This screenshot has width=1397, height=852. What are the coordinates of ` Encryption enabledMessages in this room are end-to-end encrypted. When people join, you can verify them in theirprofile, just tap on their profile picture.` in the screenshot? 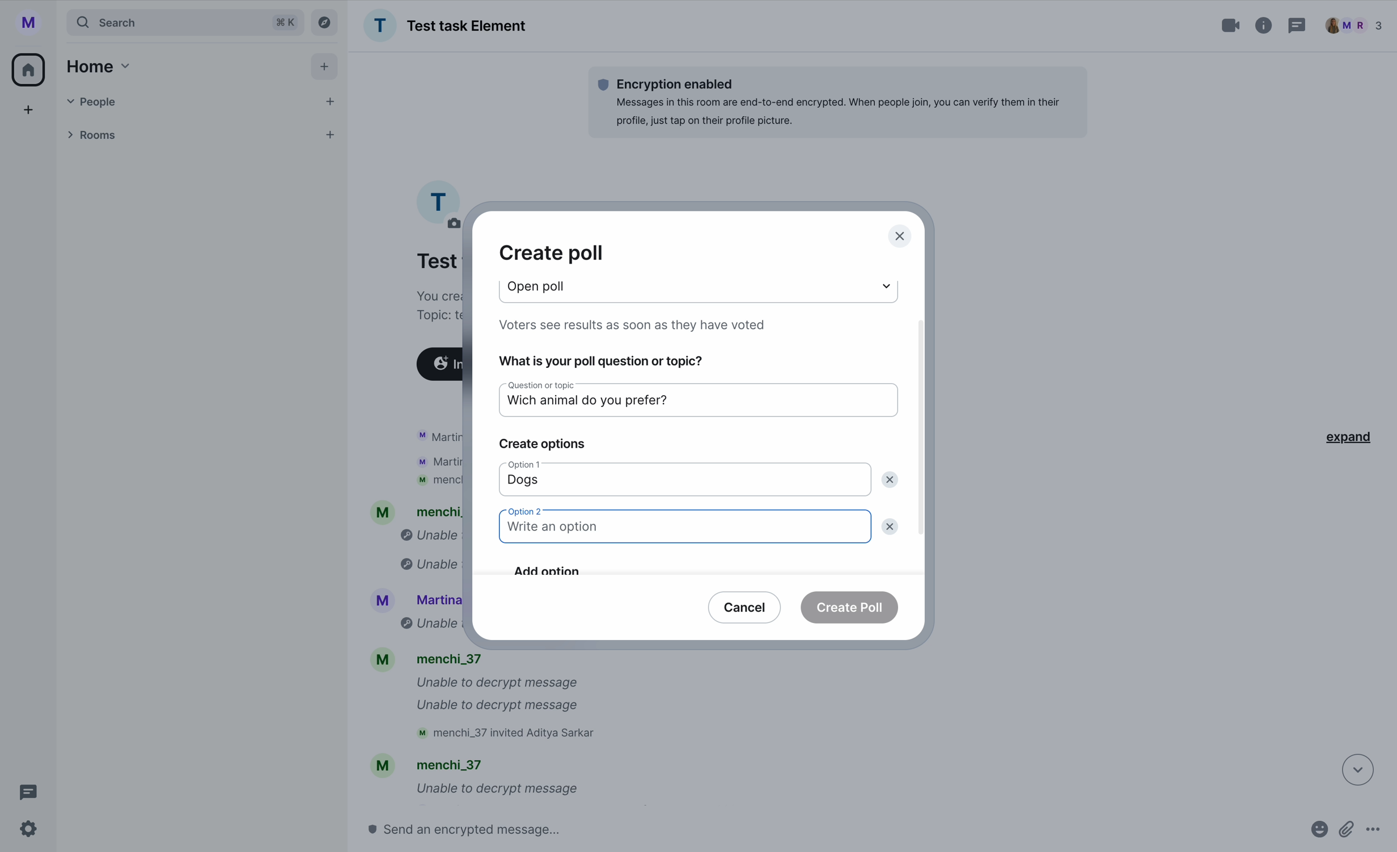 It's located at (836, 101).